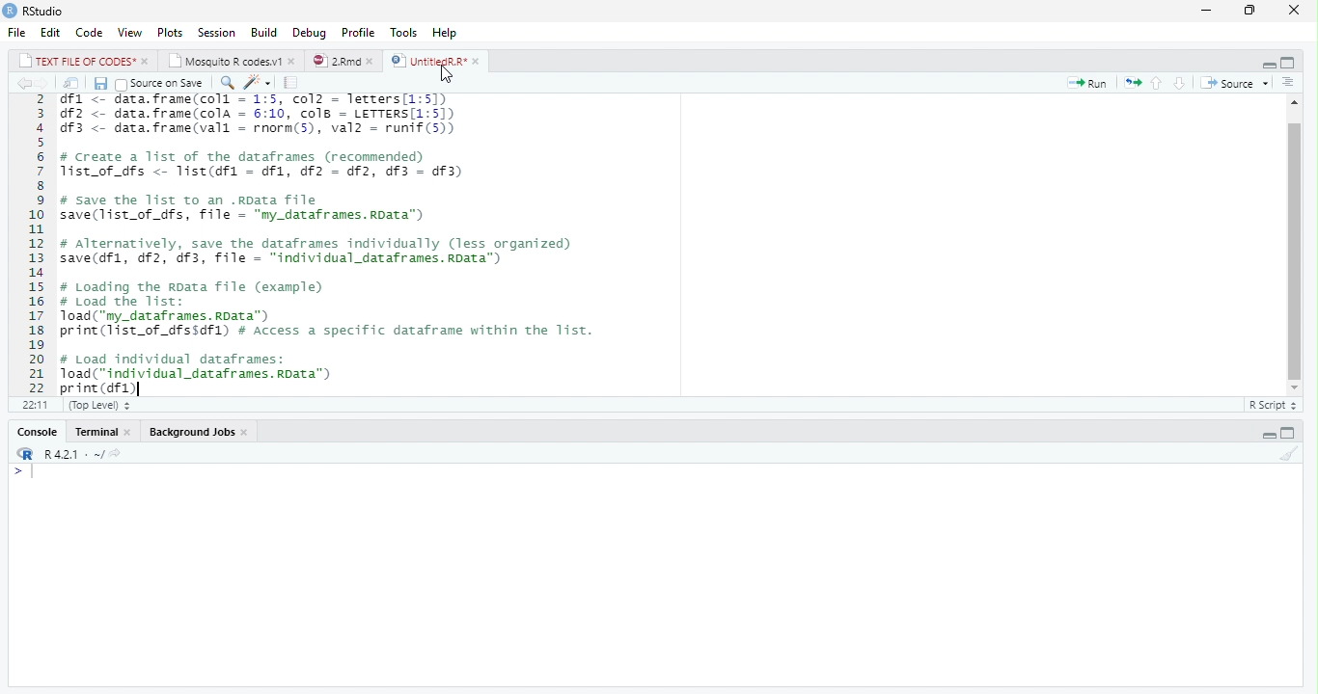 The image size is (1318, 694). Describe the element at coordinates (447, 75) in the screenshot. I see `Mouse Cursor` at that location.